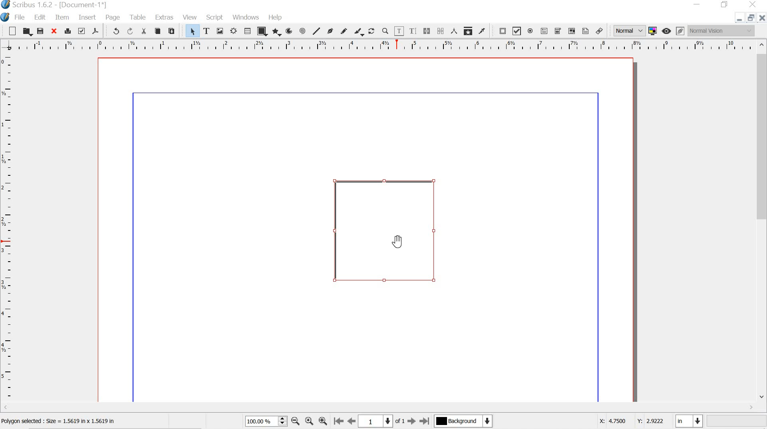 The image size is (767, 429). What do you see at coordinates (220, 31) in the screenshot?
I see `image frame` at bounding box center [220, 31].